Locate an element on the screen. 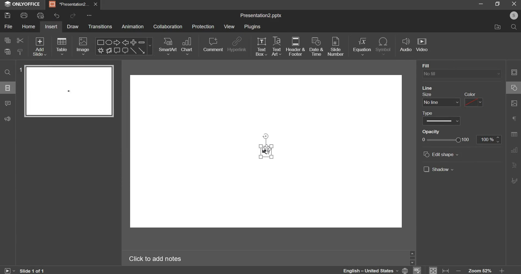 Image resolution: width=521 pixels, height=274 pixels. comment is located at coordinates (213, 43).